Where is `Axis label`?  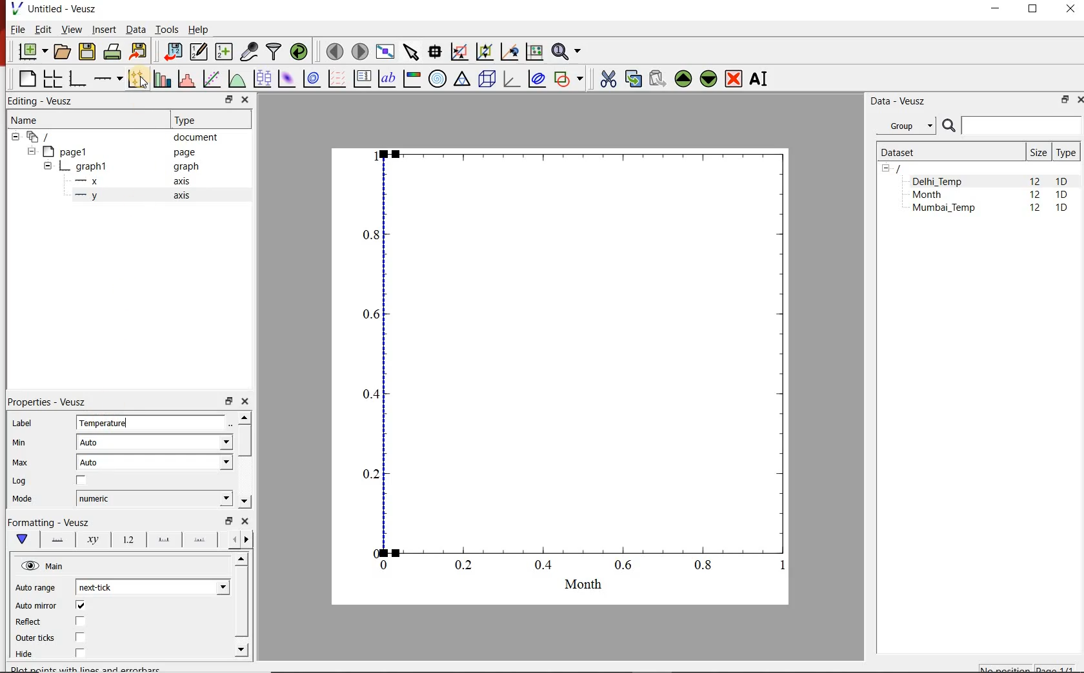
Axis label is located at coordinates (90, 540).